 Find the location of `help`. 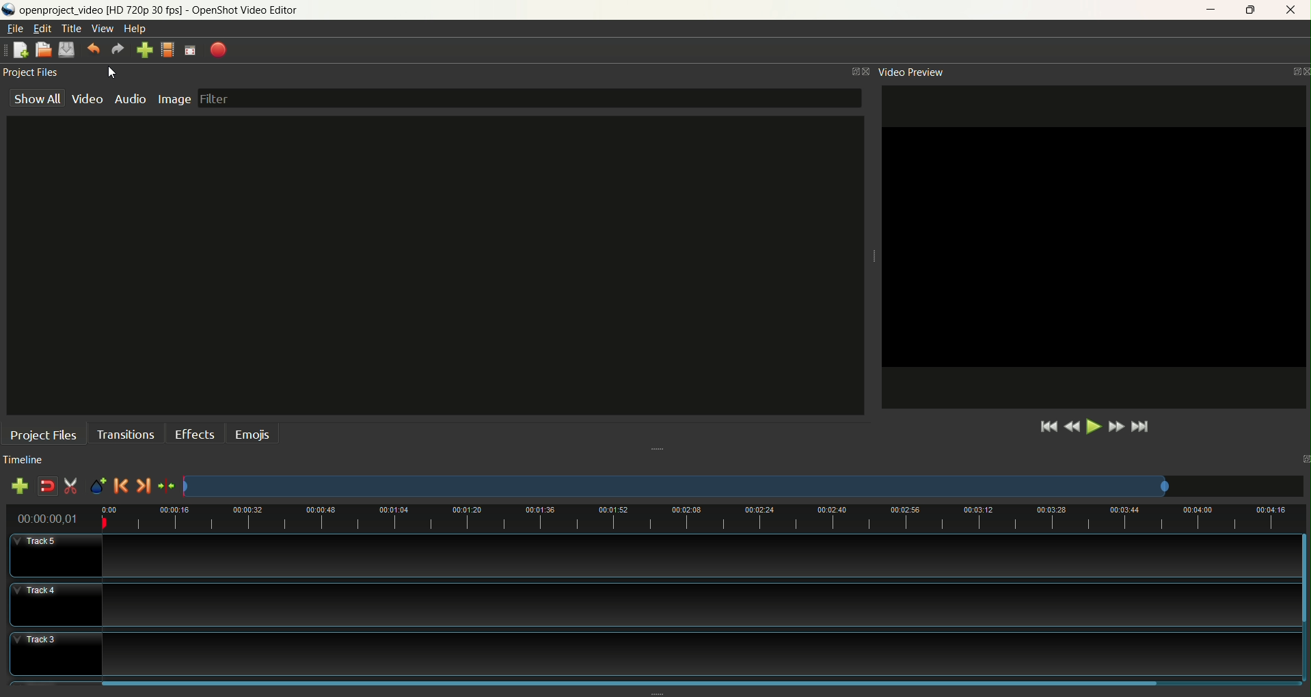

help is located at coordinates (137, 29).